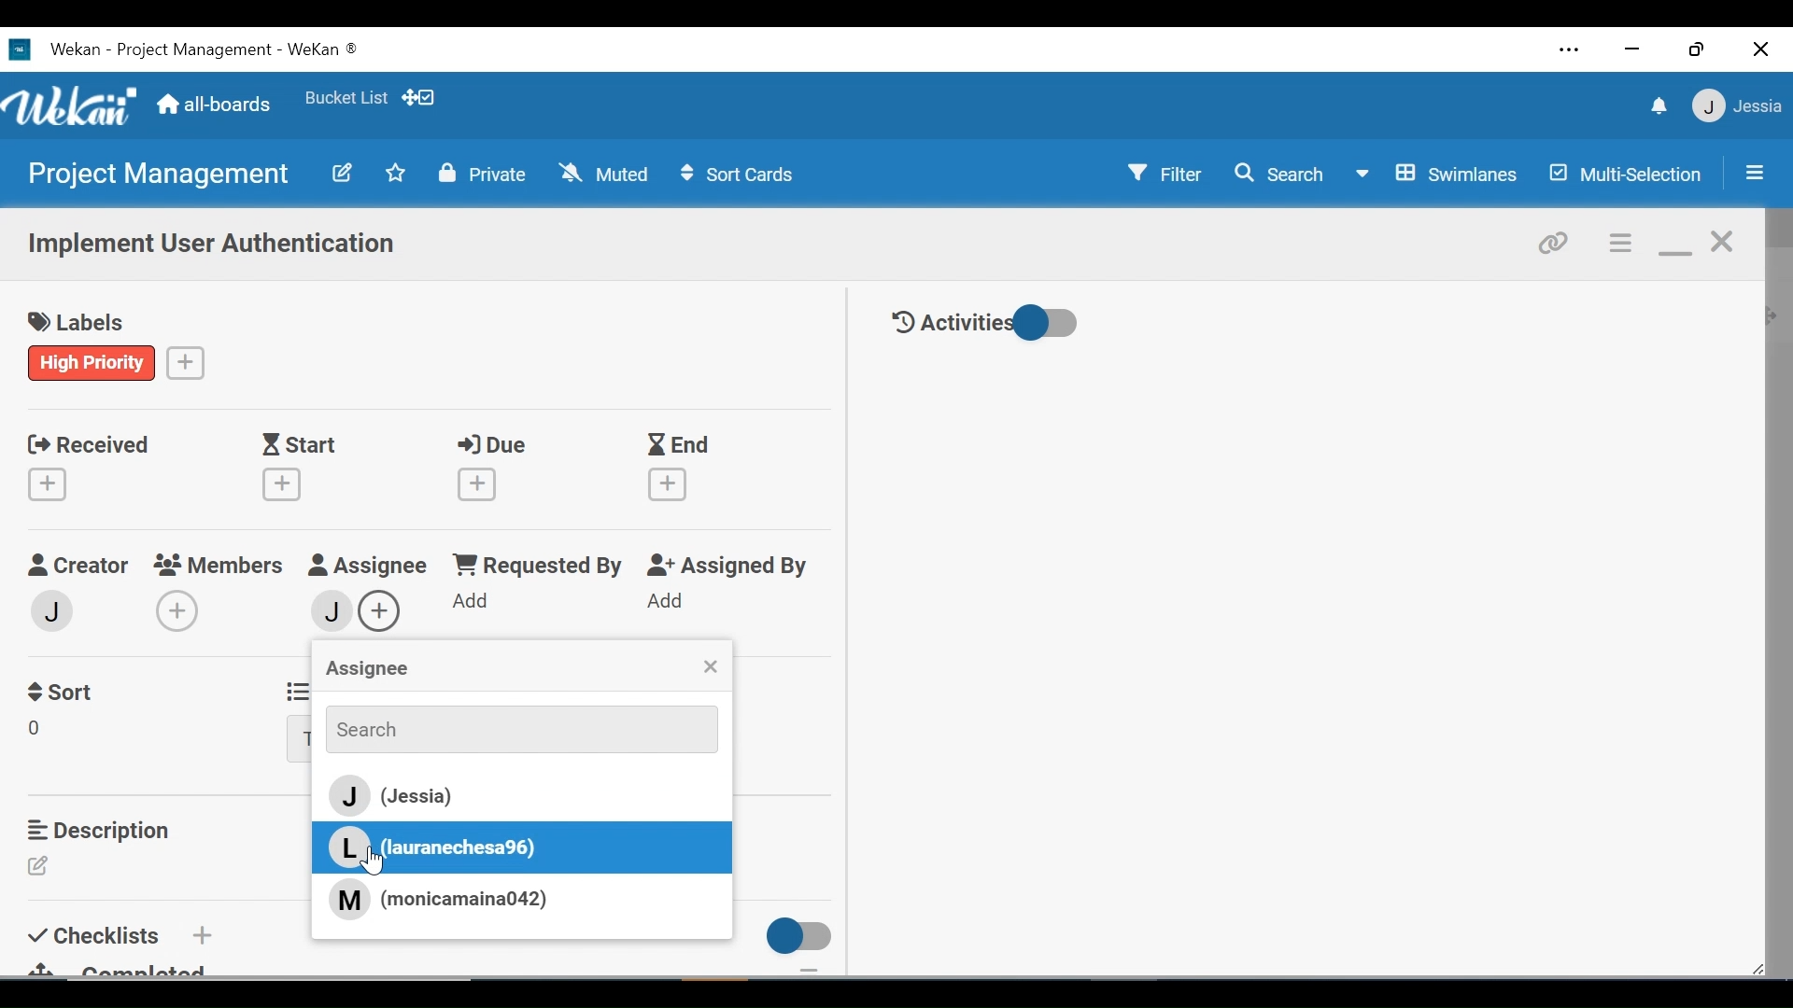  What do you see at coordinates (92, 362) in the screenshot?
I see `high priority` at bounding box center [92, 362].